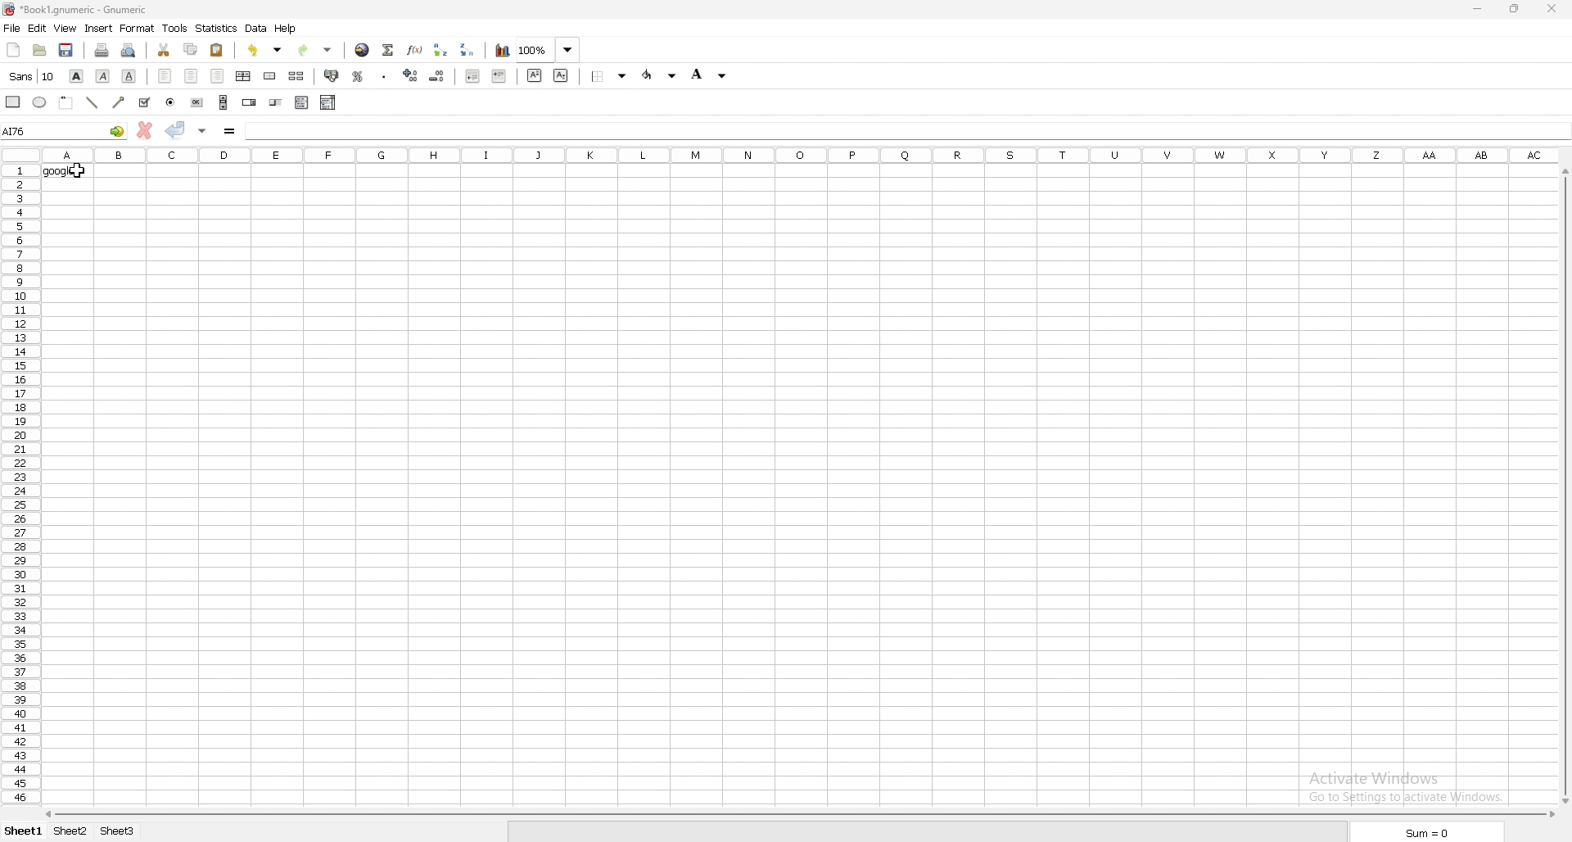 This screenshot has height=842, width=1572. Describe the element at coordinates (244, 75) in the screenshot. I see `centre horizontally` at that location.